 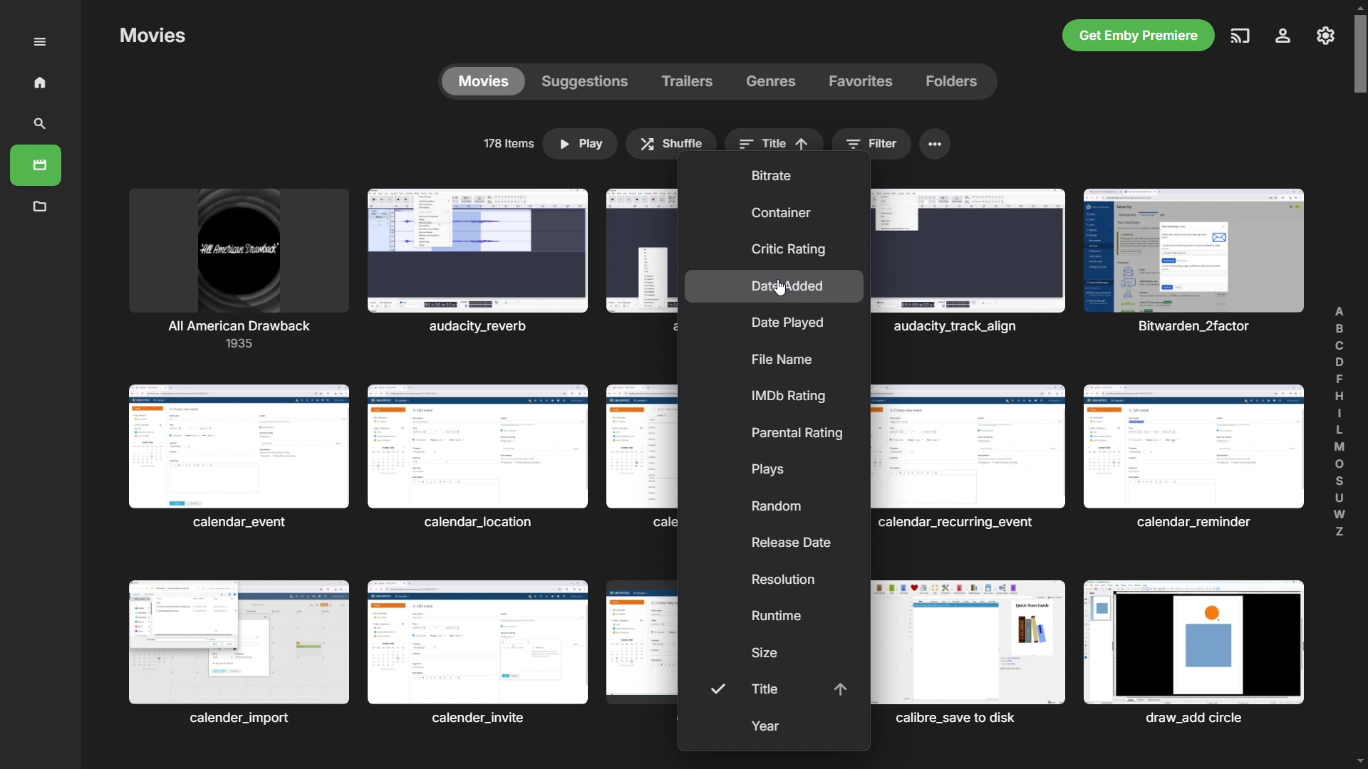 What do you see at coordinates (1359, 54) in the screenshot?
I see `scrollbar` at bounding box center [1359, 54].